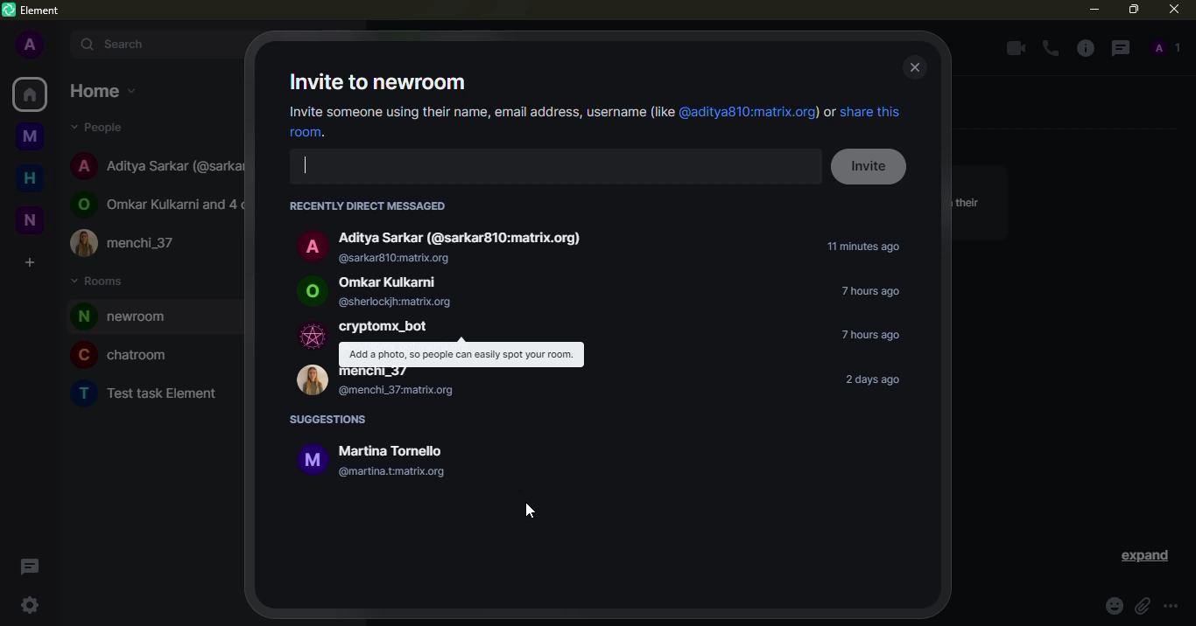  Describe the element at coordinates (1164, 47) in the screenshot. I see `people` at that location.